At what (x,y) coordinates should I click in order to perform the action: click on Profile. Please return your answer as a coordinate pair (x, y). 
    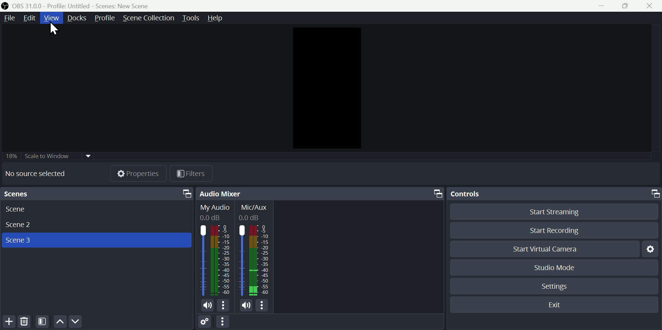
    Looking at the image, I should click on (105, 19).